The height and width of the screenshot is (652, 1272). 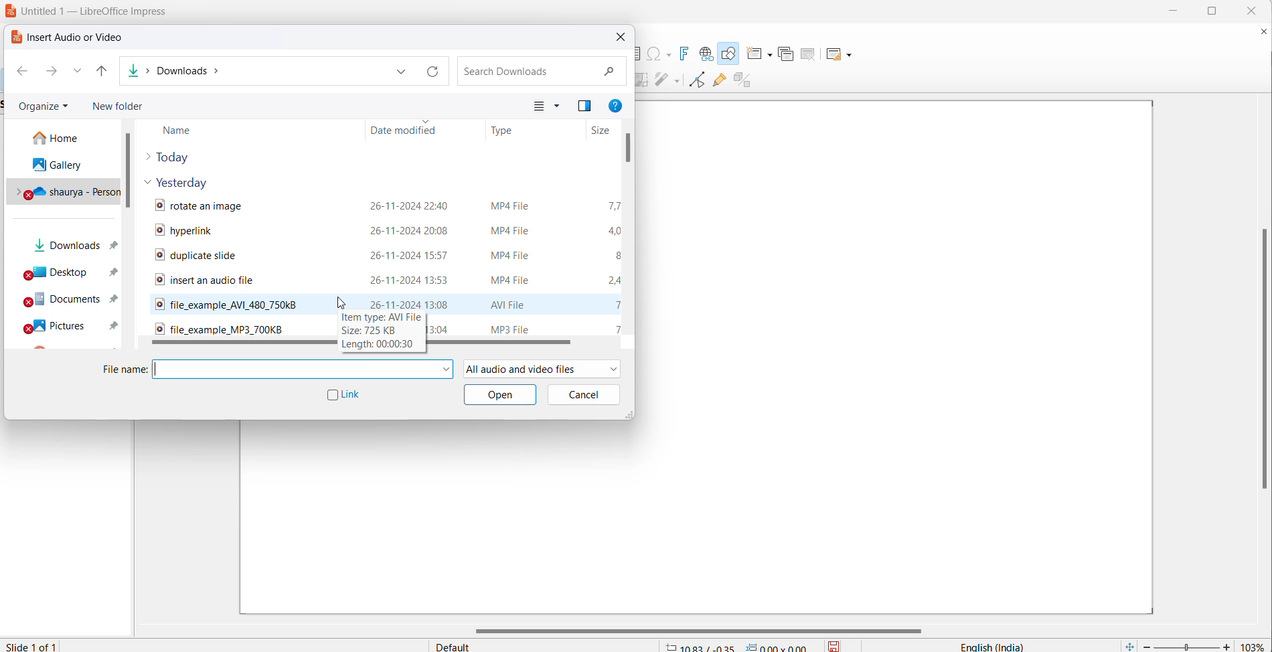 What do you see at coordinates (253, 71) in the screenshot?
I see `path` at bounding box center [253, 71].